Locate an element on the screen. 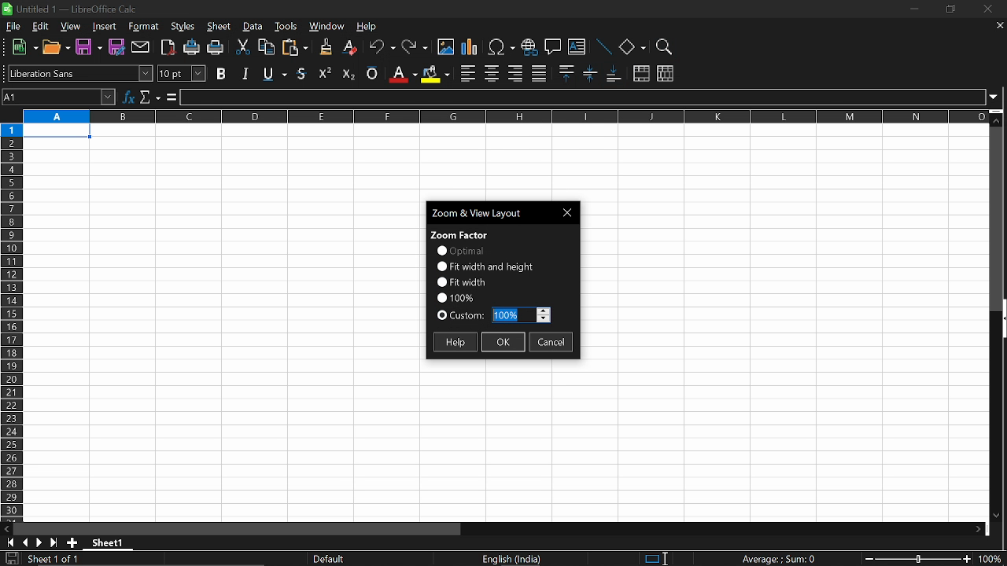 Image resolution: width=1007 pixels, height=566 pixels. print directly is located at coordinates (192, 49).